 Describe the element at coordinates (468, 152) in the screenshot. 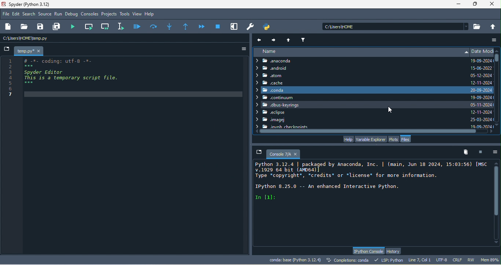

I see `remove all` at that location.